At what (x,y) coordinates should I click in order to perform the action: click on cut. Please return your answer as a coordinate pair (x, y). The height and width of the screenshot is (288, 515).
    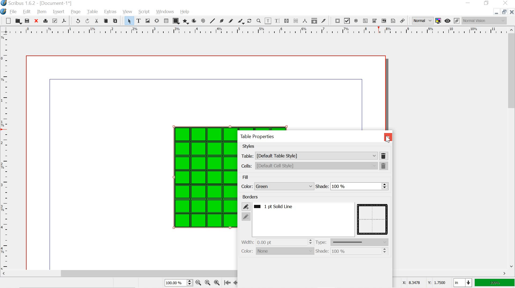
    Looking at the image, I should click on (97, 21).